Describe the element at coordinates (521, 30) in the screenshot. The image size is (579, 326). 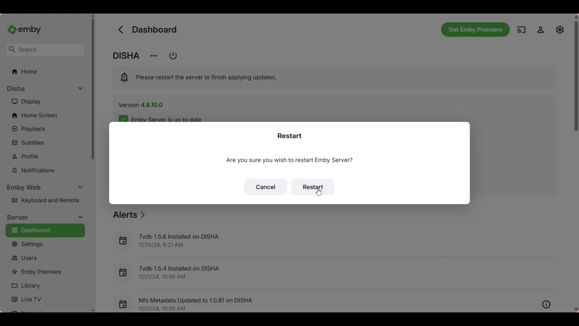
I see `Play on another device` at that location.